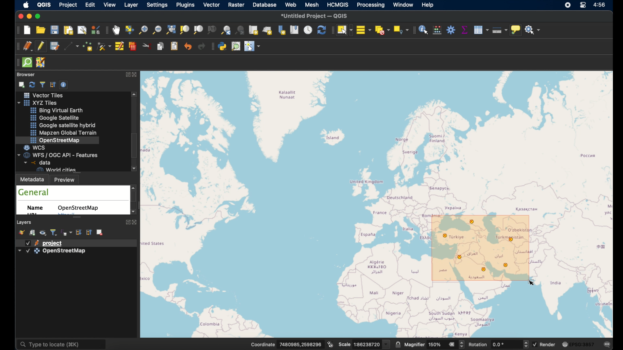 This screenshot has height=350, width=623. Describe the element at coordinates (89, 232) in the screenshot. I see `collapse all` at that location.